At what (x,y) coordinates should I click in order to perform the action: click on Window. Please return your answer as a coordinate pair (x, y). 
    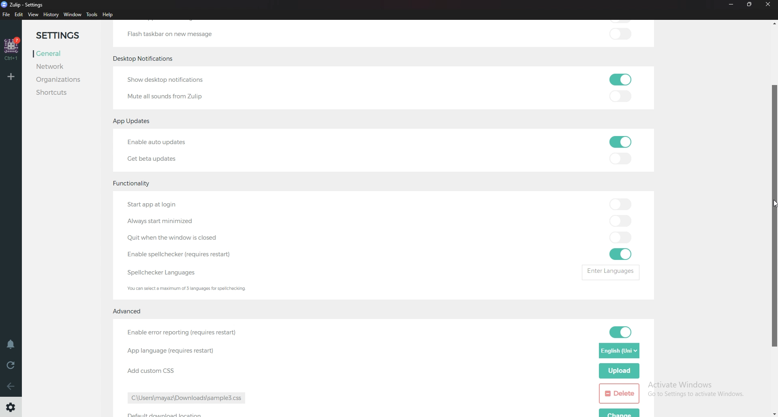
    Looking at the image, I should click on (73, 15).